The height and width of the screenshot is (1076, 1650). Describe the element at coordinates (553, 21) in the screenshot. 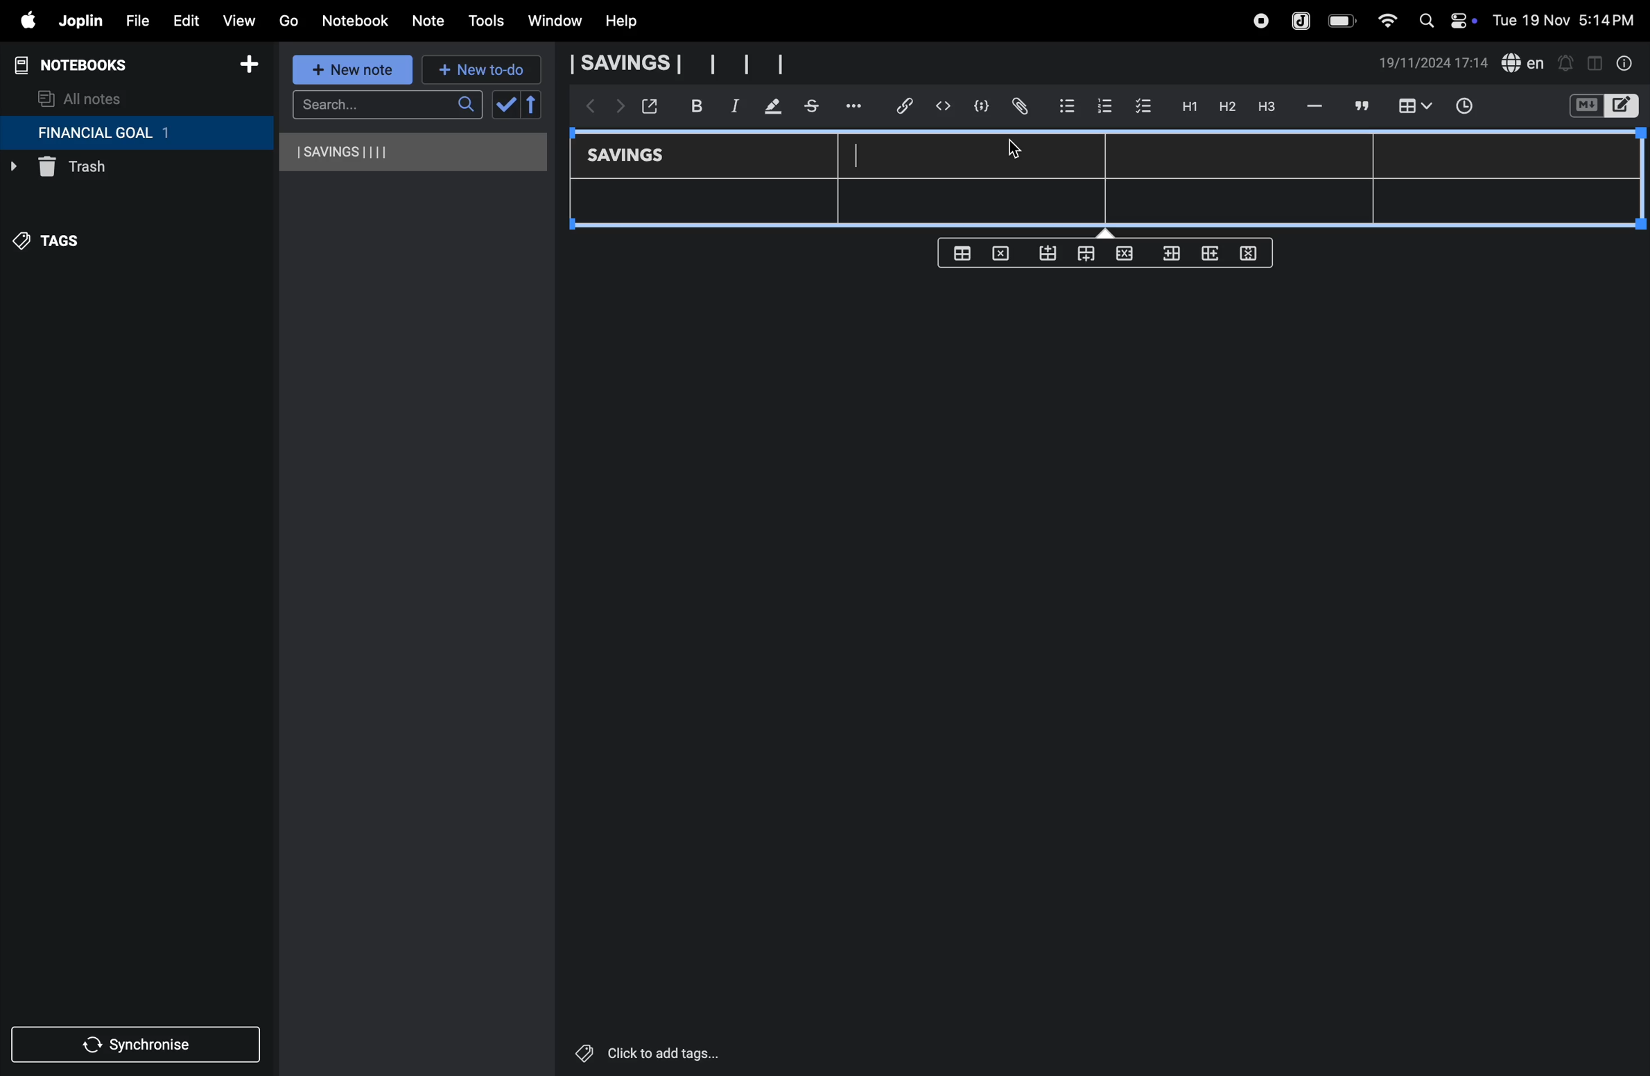

I see `window` at that location.